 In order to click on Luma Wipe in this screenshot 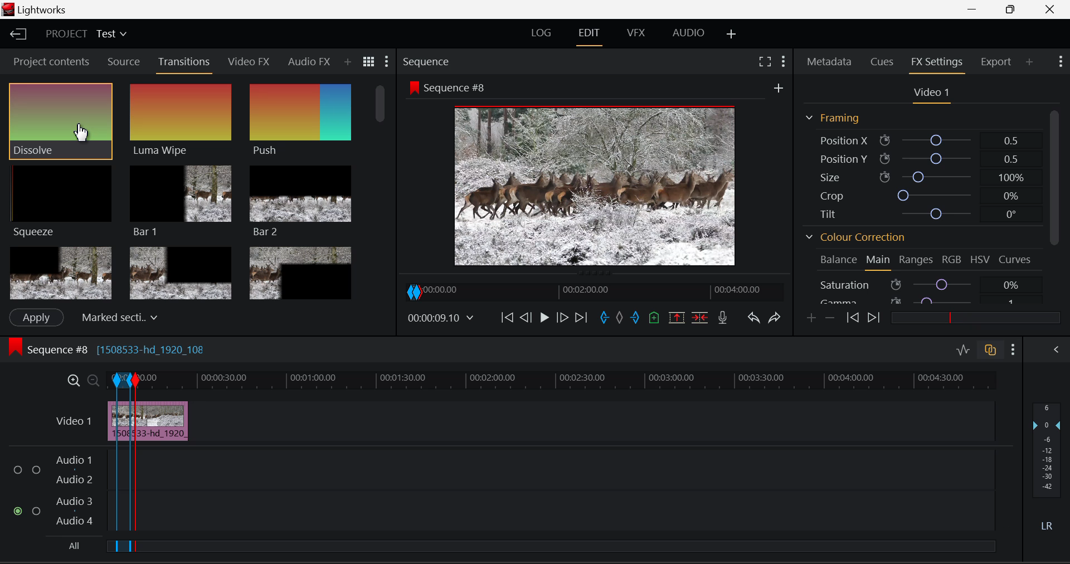, I will do `click(181, 120)`.